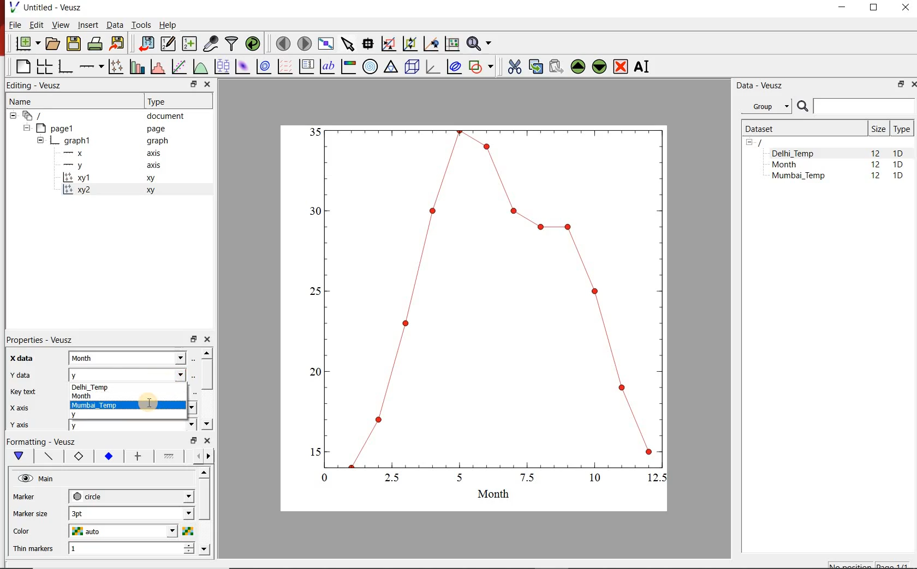  Describe the element at coordinates (389, 44) in the screenshot. I see `click or draw a rectangle to zoom graph indexes` at that location.